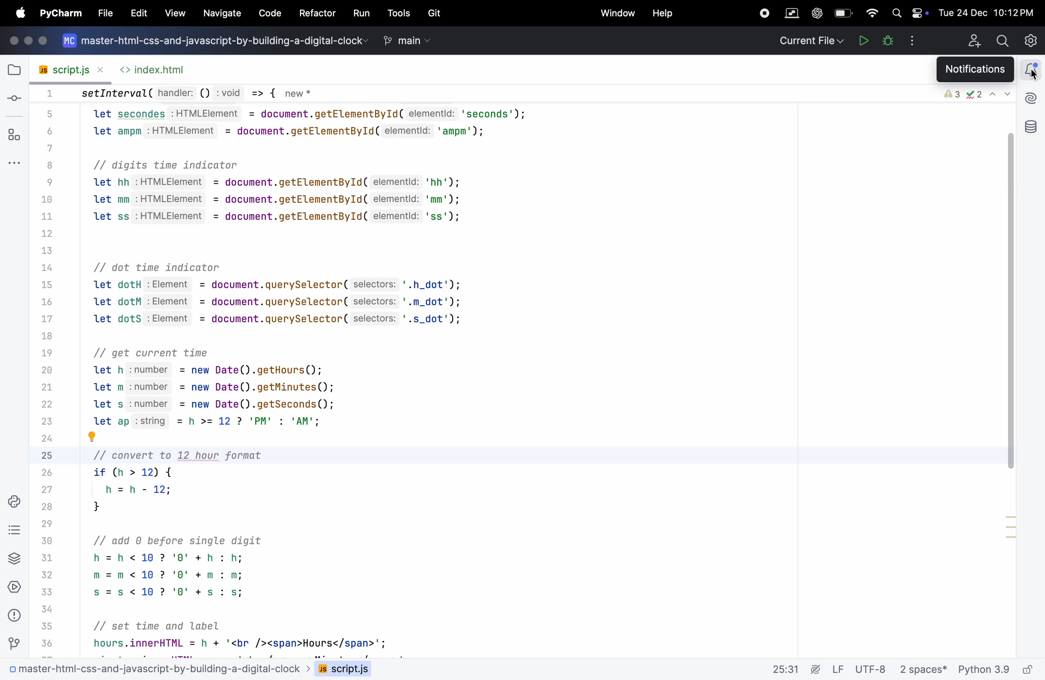 The height and width of the screenshot is (680, 1045). Describe the element at coordinates (988, 13) in the screenshot. I see `Tue 24 Dec 10:12PM` at that location.